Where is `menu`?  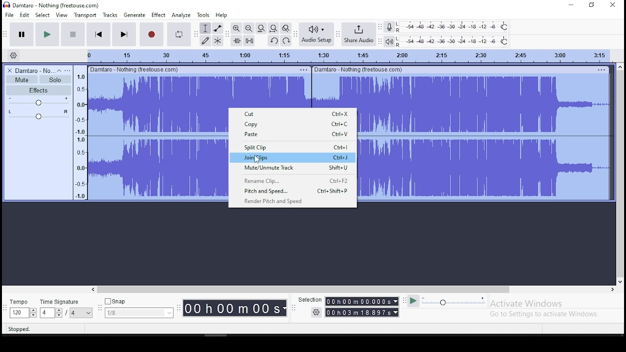
menu is located at coordinates (600, 69).